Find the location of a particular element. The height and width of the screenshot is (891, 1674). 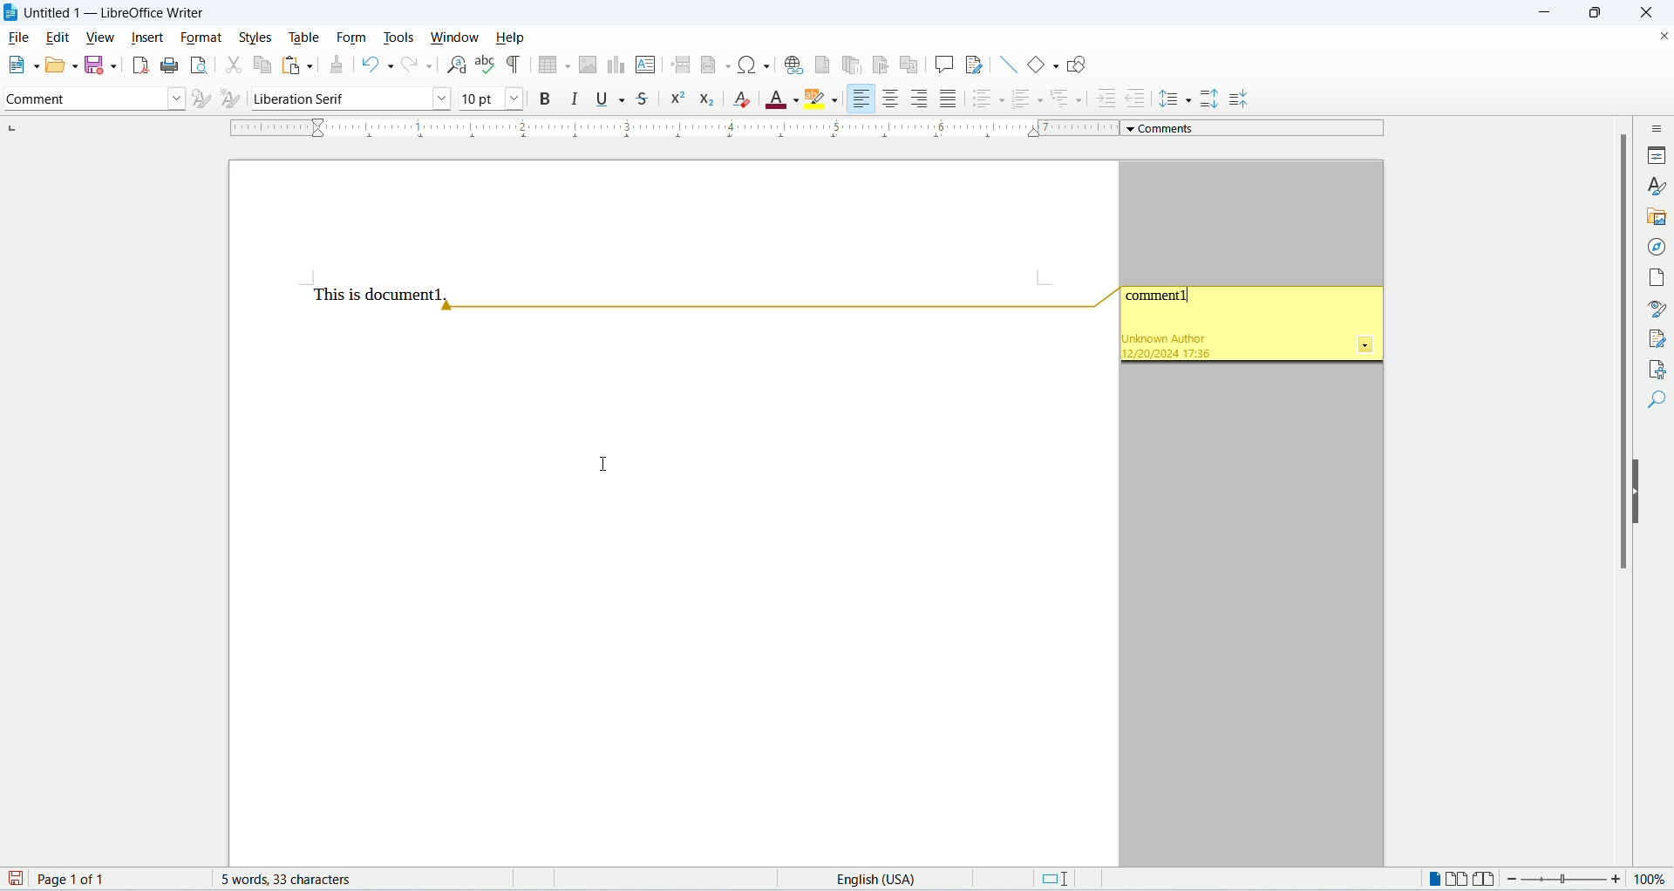

application icon is located at coordinates (10, 13).